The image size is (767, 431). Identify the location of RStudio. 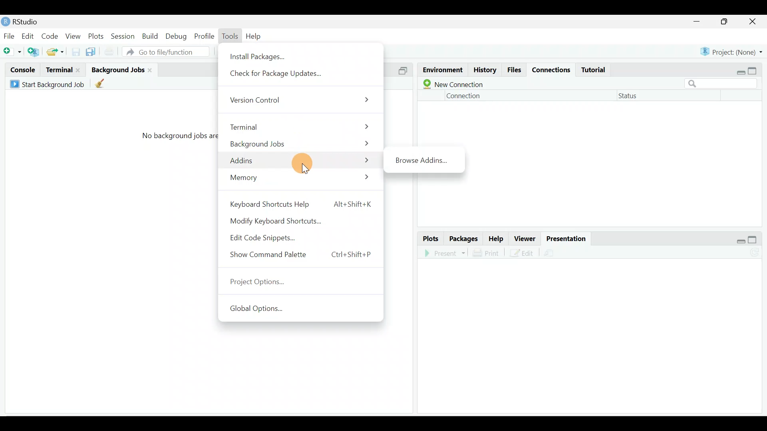
(24, 22).